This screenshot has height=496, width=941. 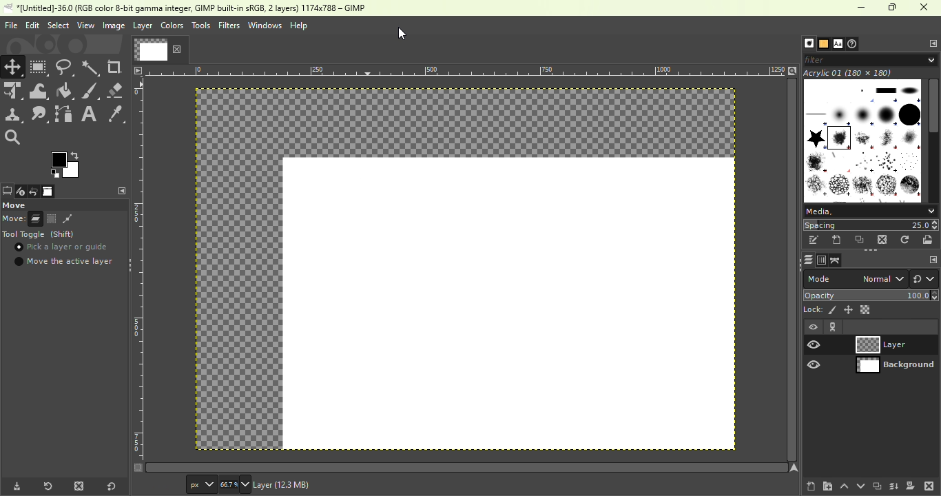 I want to click on Delete the brushes, so click(x=884, y=240).